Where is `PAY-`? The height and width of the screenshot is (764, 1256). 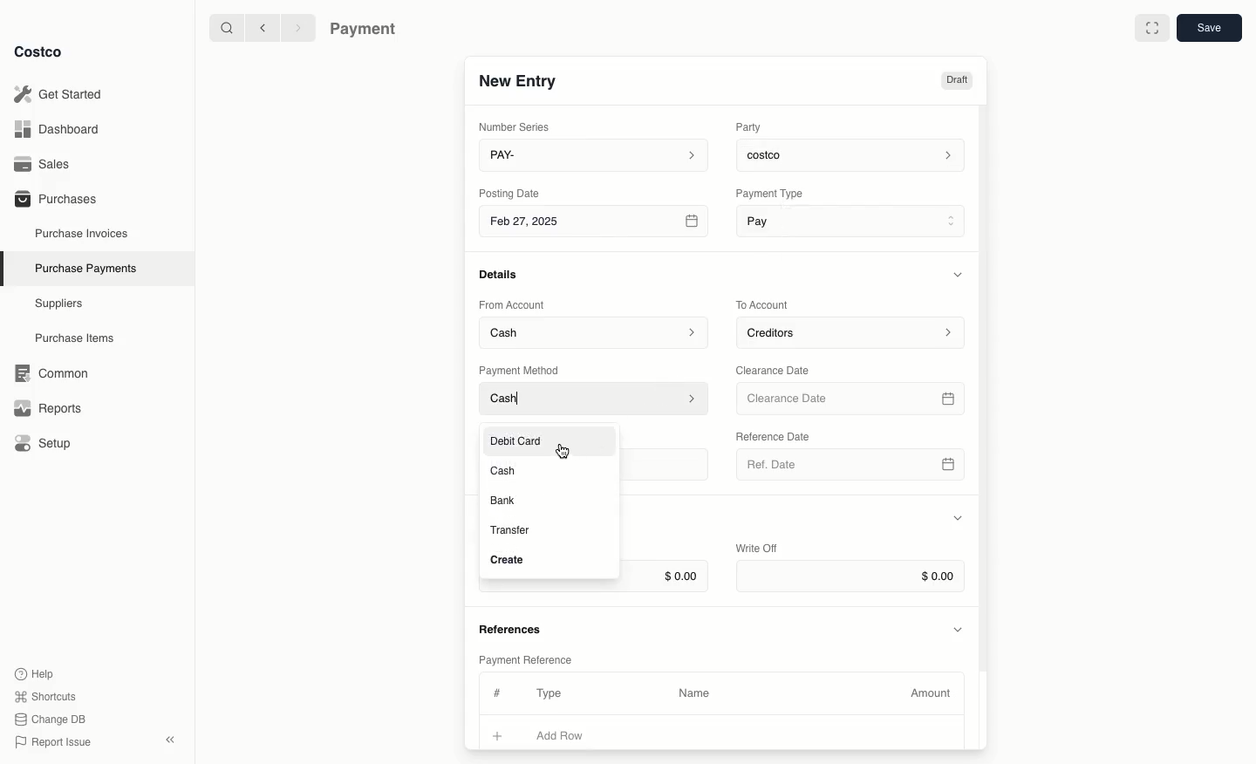
PAY- is located at coordinates (595, 154).